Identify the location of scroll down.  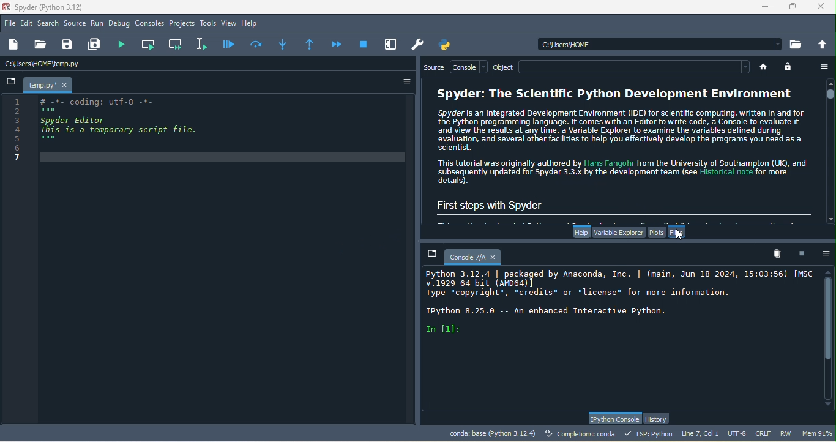
(828, 406).